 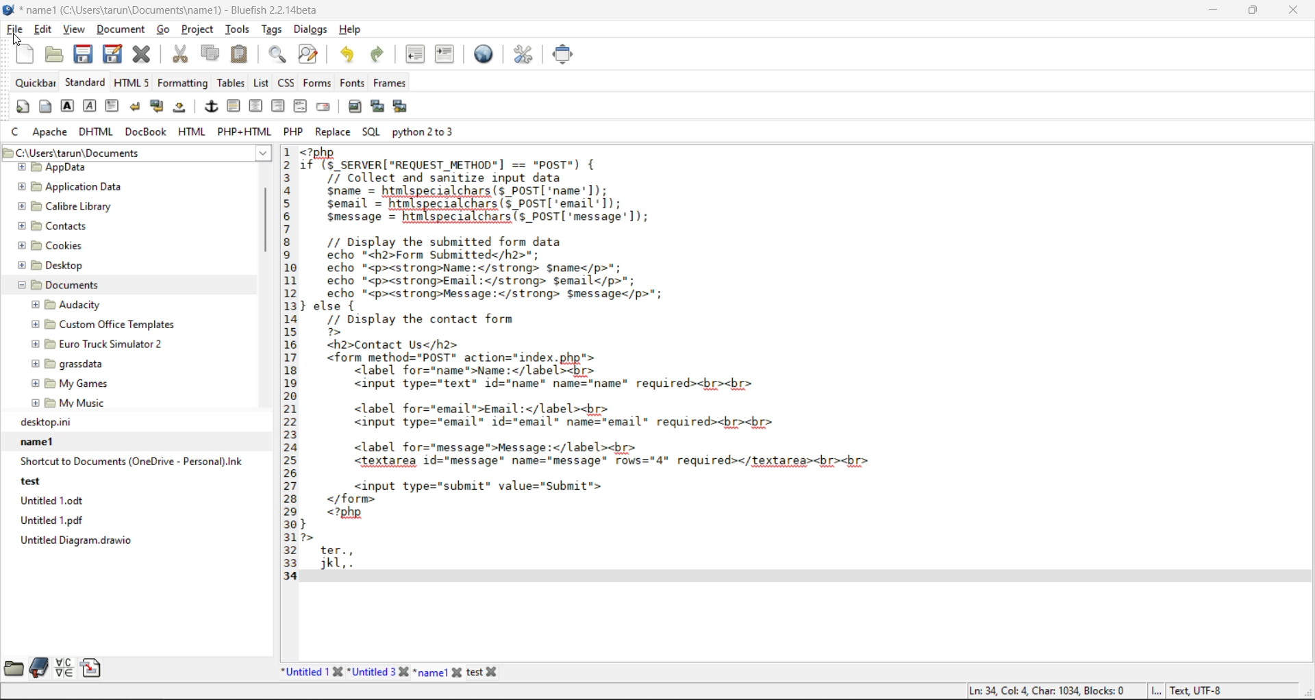 What do you see at coordinates (114, 105) in the screenshot?
I see `paragraph` at bounding box center [114, 105].